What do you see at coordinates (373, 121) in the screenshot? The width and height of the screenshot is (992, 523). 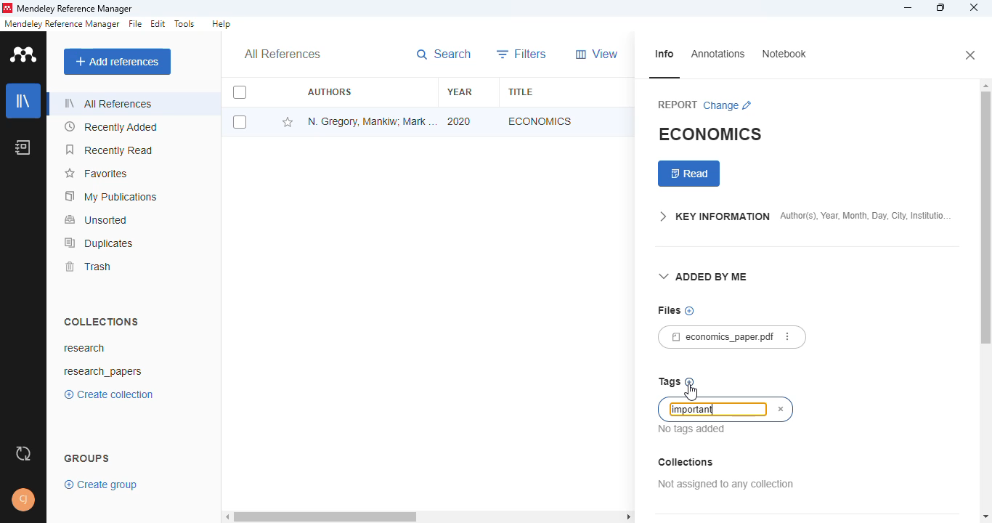 I see `N. Gregory Mankiw, Mark P. Taylor` at bounding box center [373, 121].